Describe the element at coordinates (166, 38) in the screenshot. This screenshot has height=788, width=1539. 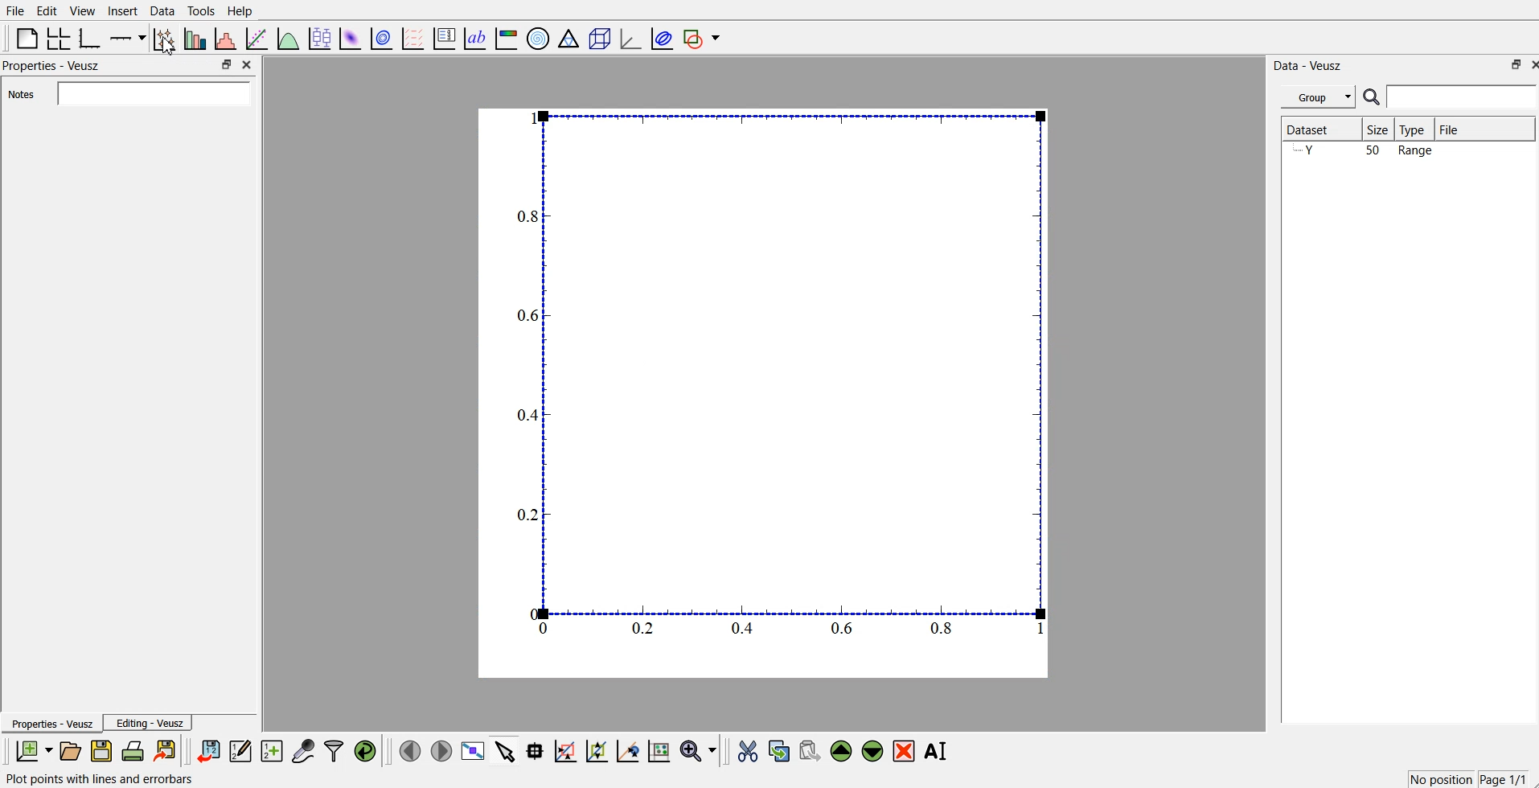
I see `lines and error bars` at that location.